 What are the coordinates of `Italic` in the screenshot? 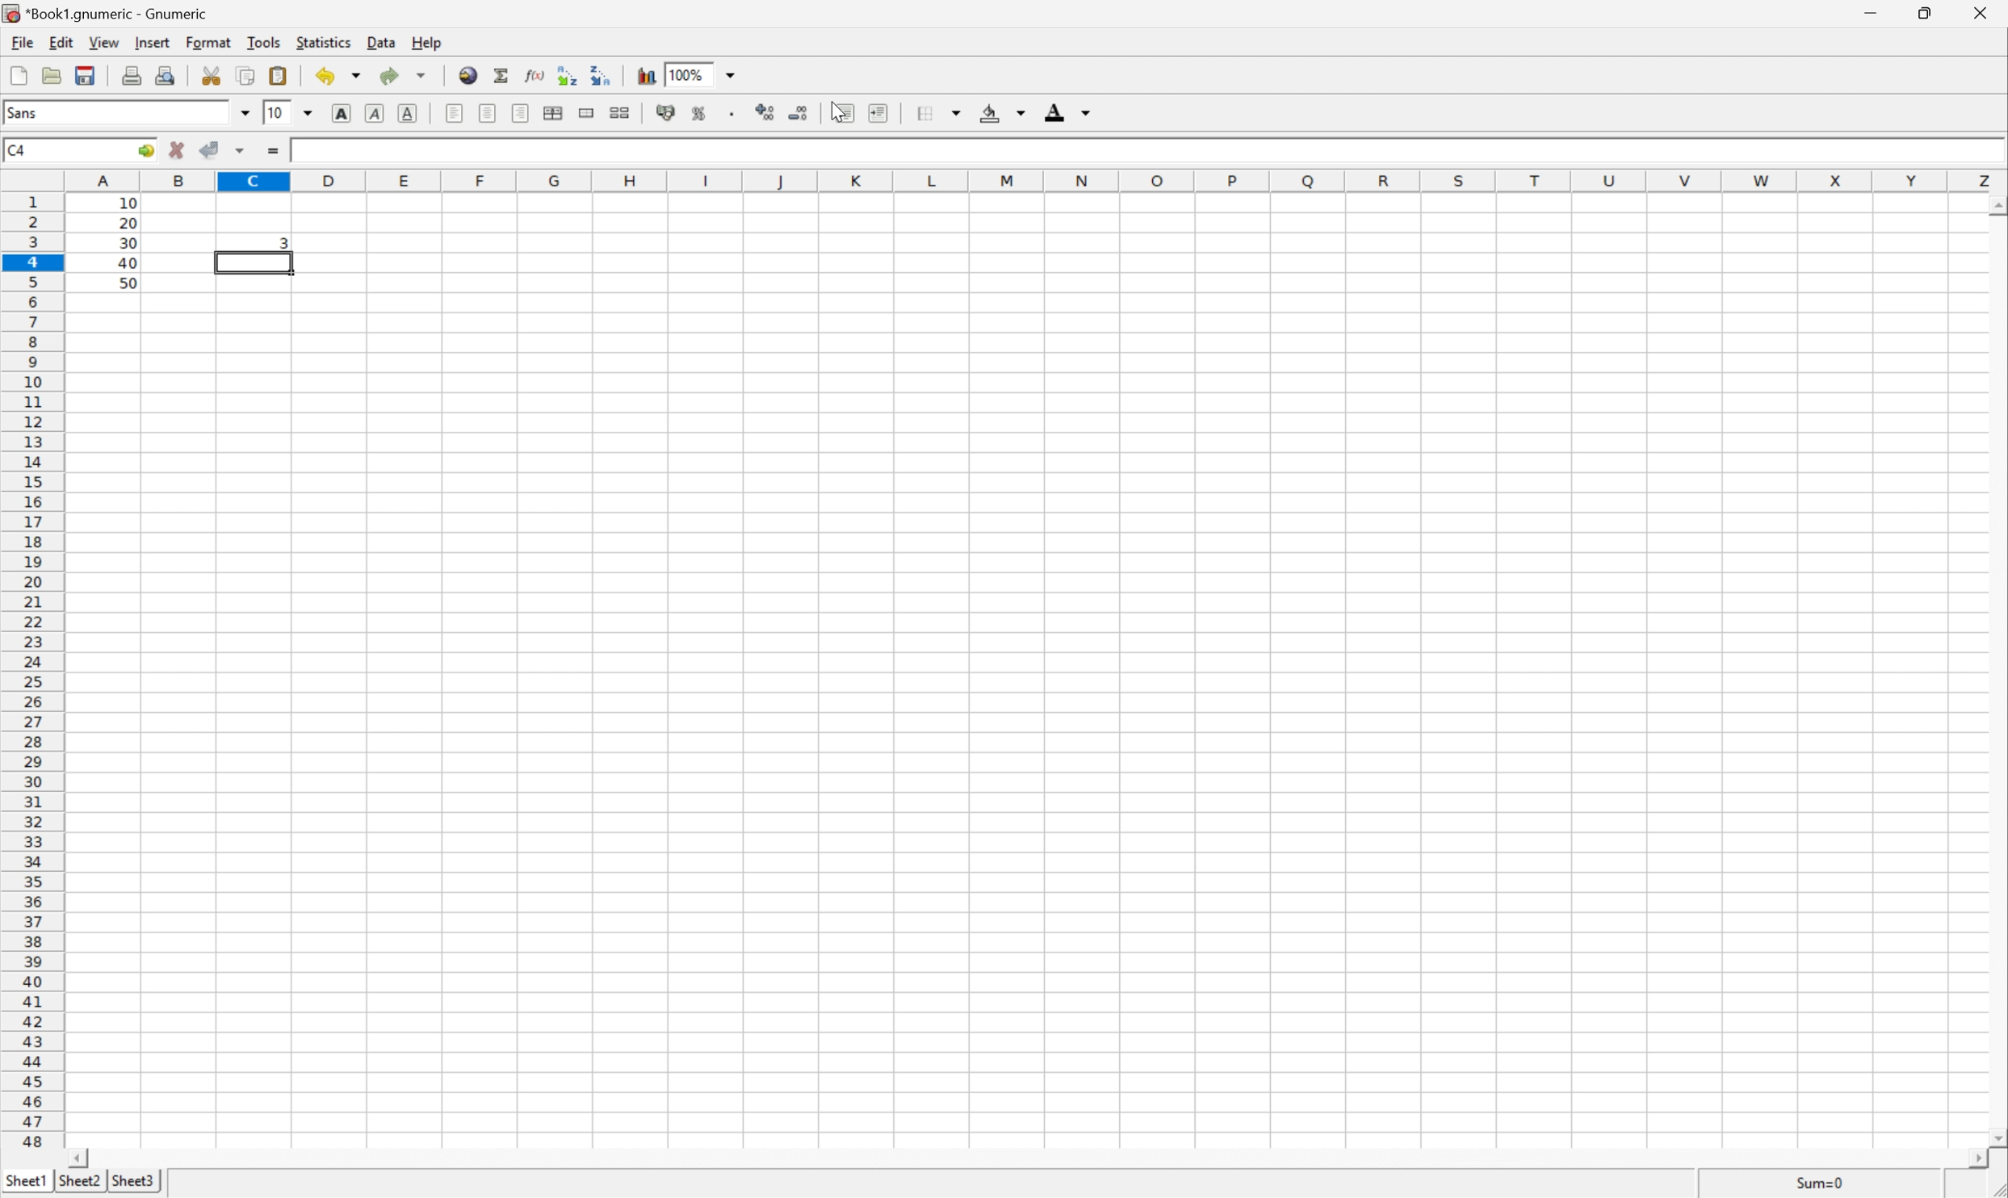 It's located at (377, 113).